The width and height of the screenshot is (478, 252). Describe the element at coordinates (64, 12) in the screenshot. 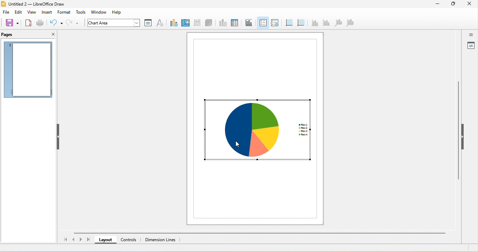

I see `format` at that location.